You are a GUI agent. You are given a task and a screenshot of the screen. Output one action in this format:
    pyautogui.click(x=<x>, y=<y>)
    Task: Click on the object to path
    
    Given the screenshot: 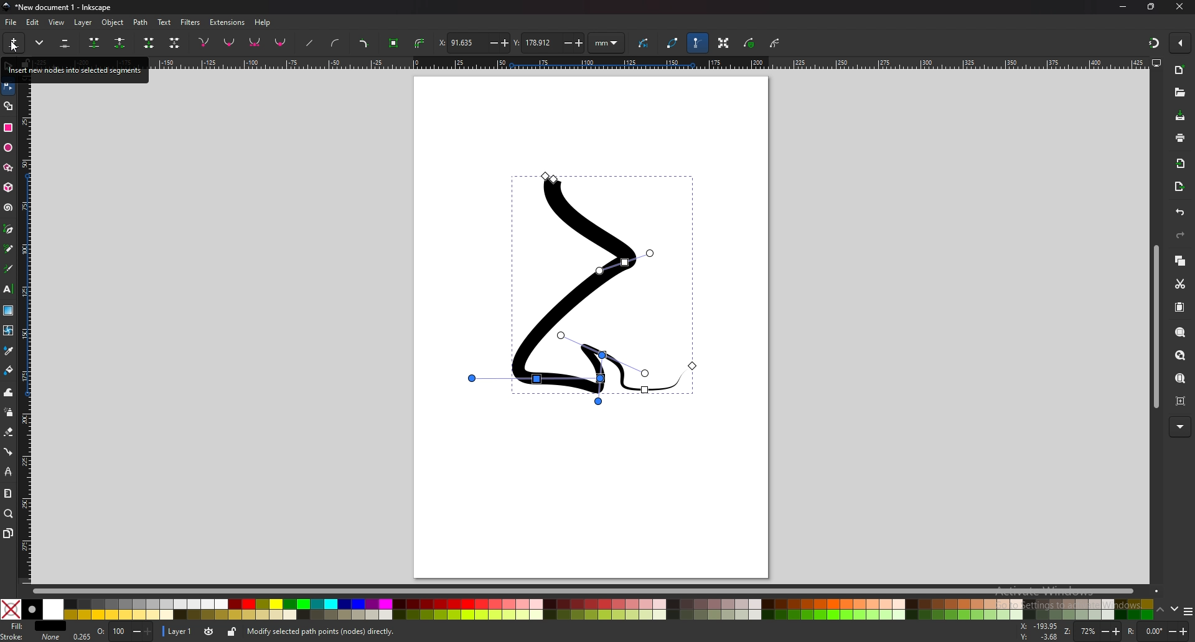 What is the action you would take?
    pyautogui.click(x=394, y=44)
    